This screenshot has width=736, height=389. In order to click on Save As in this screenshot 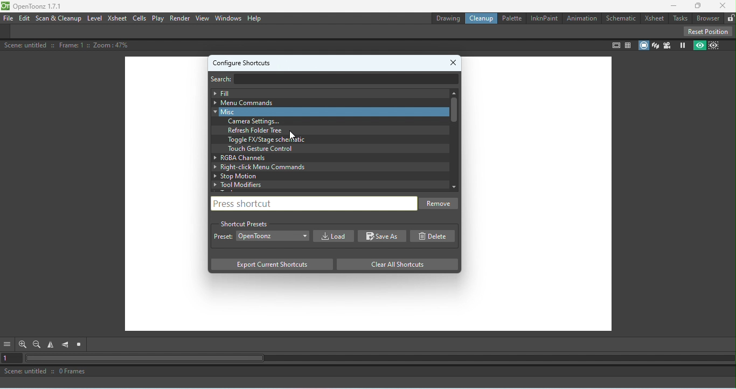, I will do `click(383, 237)`.